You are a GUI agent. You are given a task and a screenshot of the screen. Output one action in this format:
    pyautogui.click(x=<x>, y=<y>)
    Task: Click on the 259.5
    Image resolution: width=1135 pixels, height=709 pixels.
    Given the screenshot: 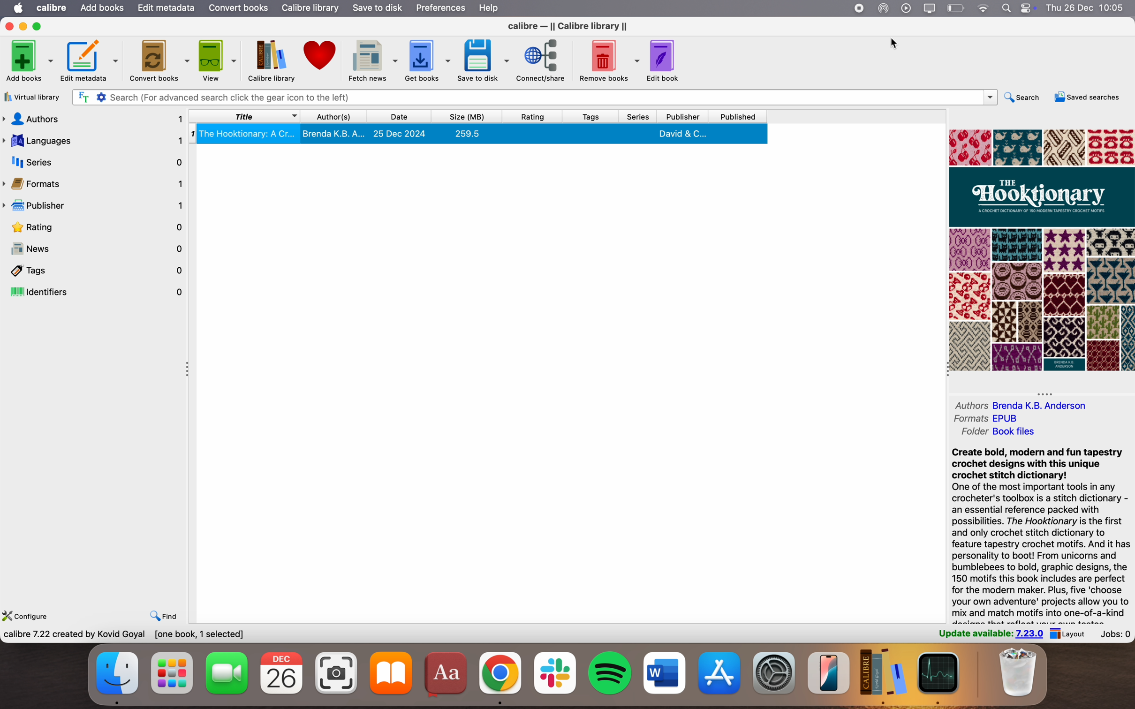 What is the action you would take?
    pyautogui.click(x=465, y=135)
    